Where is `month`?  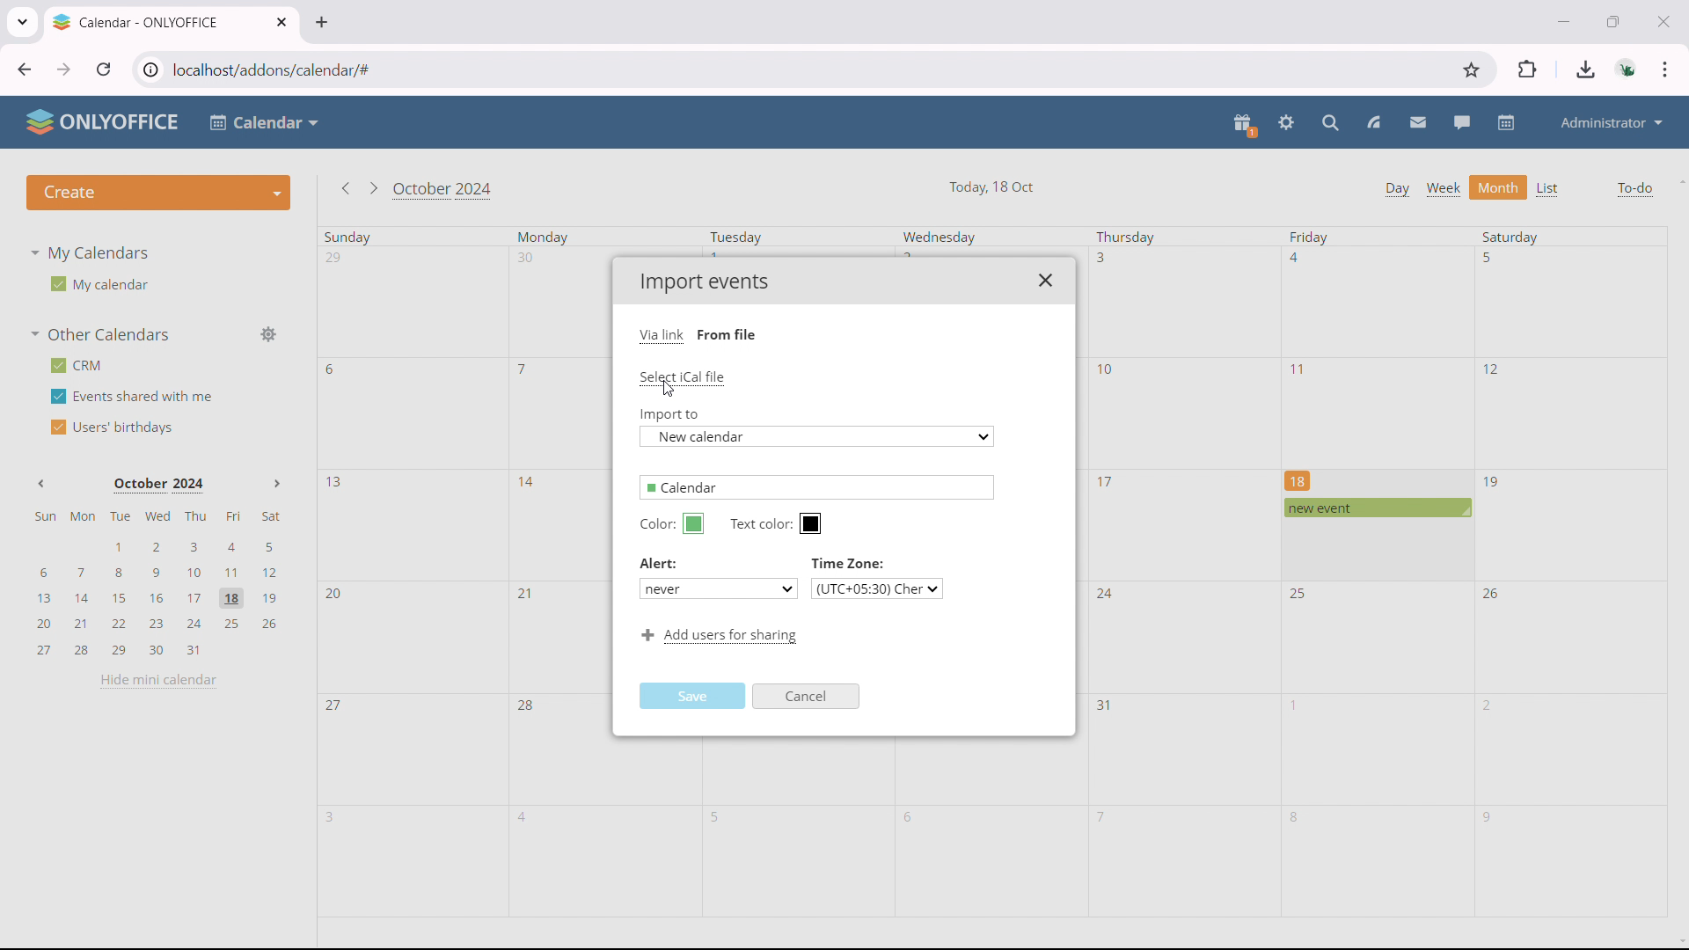
month is located at coordinates (1499, 187).